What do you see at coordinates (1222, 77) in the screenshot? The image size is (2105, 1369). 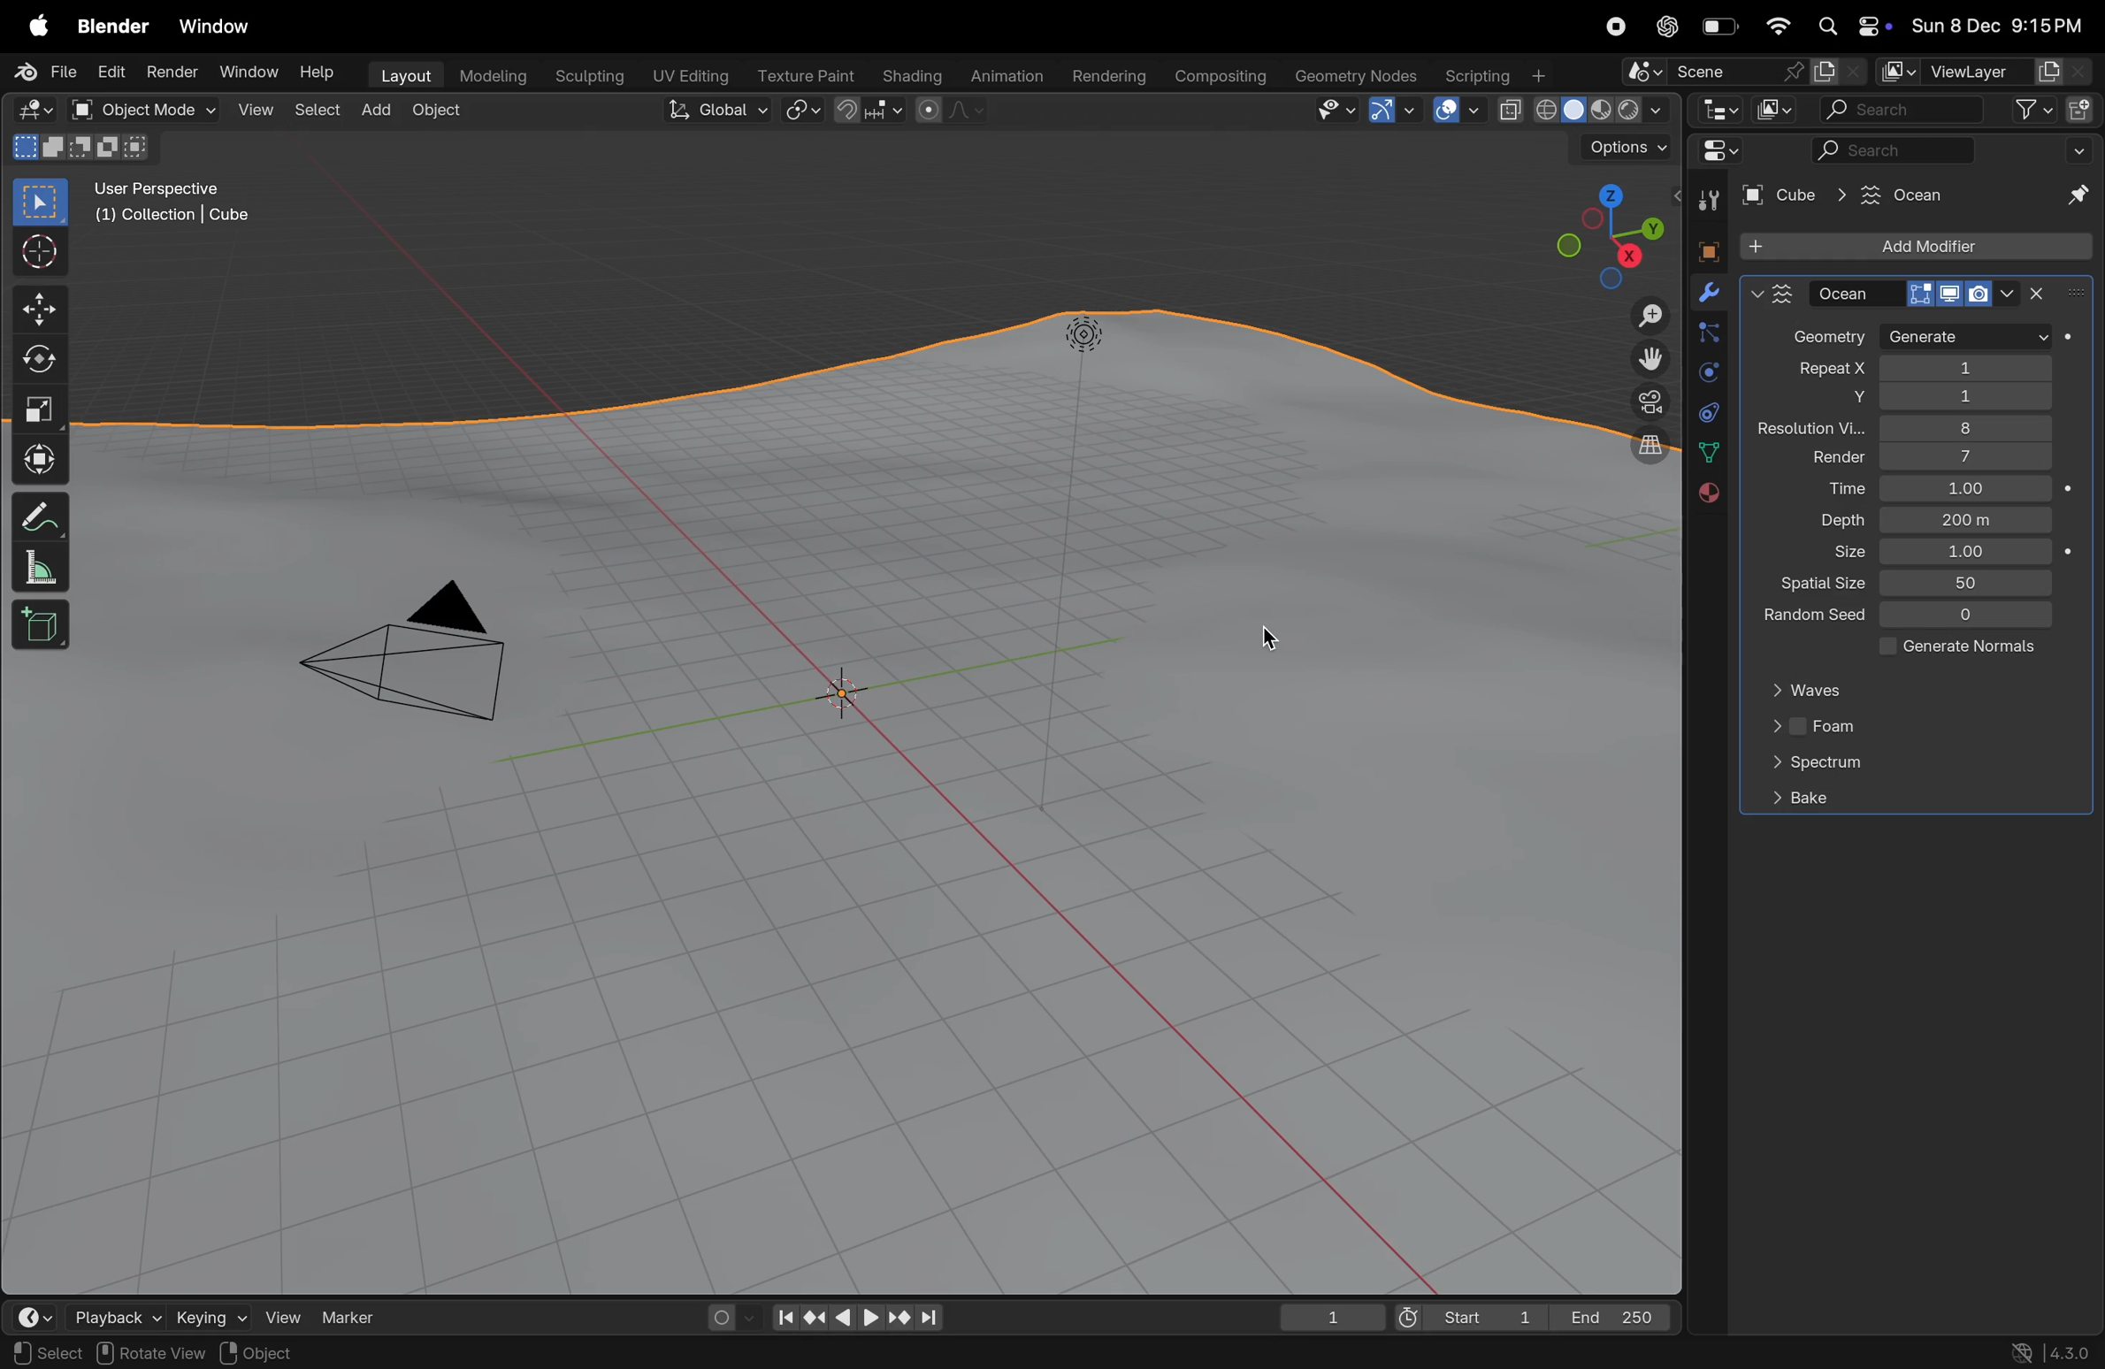 I see `composting` at bounding box center [1222, 77].